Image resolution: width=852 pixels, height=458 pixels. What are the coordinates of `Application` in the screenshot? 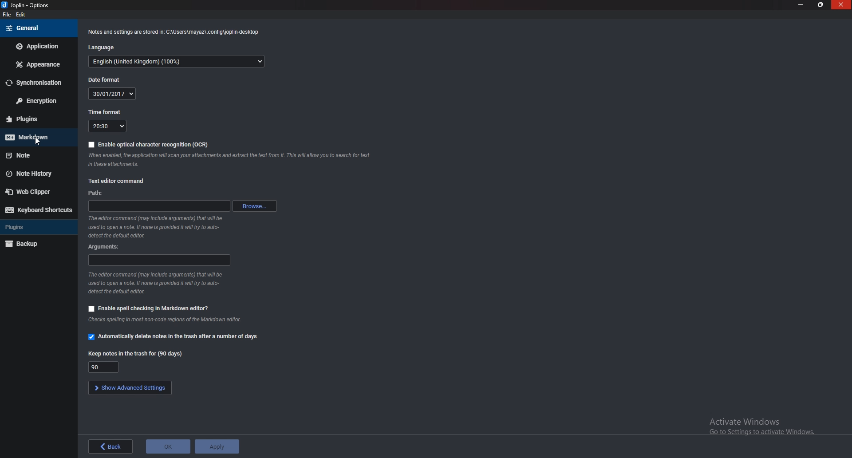 It's located at (39, 45).